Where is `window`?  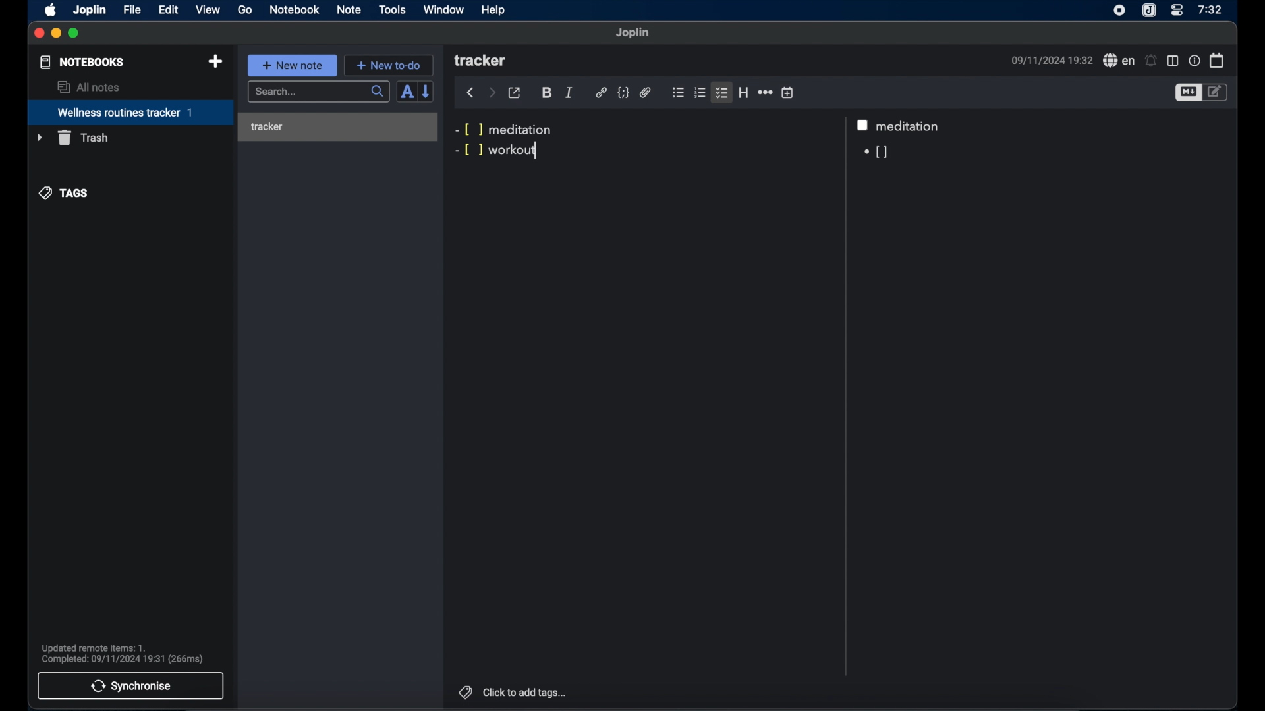
window is located at coordinates (444, 9).